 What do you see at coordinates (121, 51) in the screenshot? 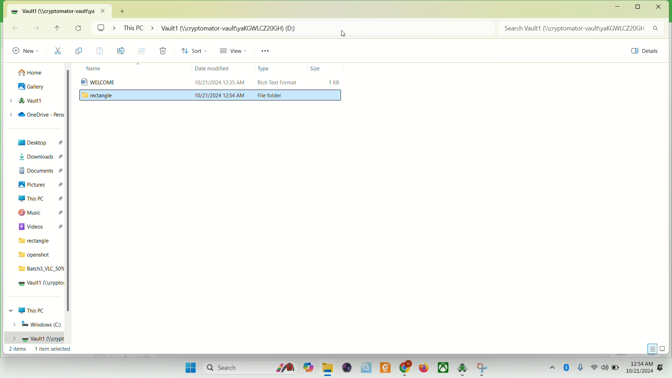
I see `rename` at bounding box center [121, 51].